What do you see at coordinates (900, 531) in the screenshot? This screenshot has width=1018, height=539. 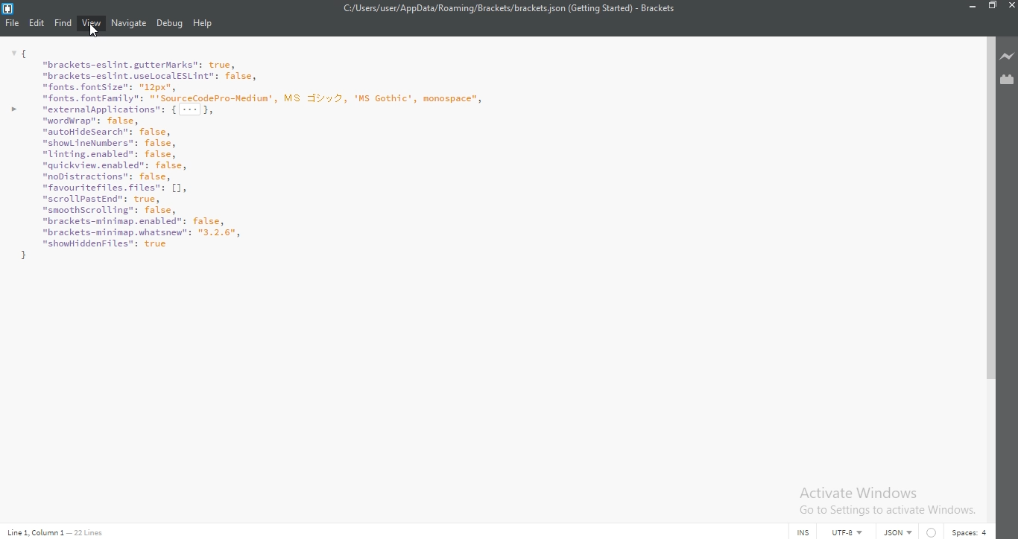 I see `json` at bounding box center [900, 531].